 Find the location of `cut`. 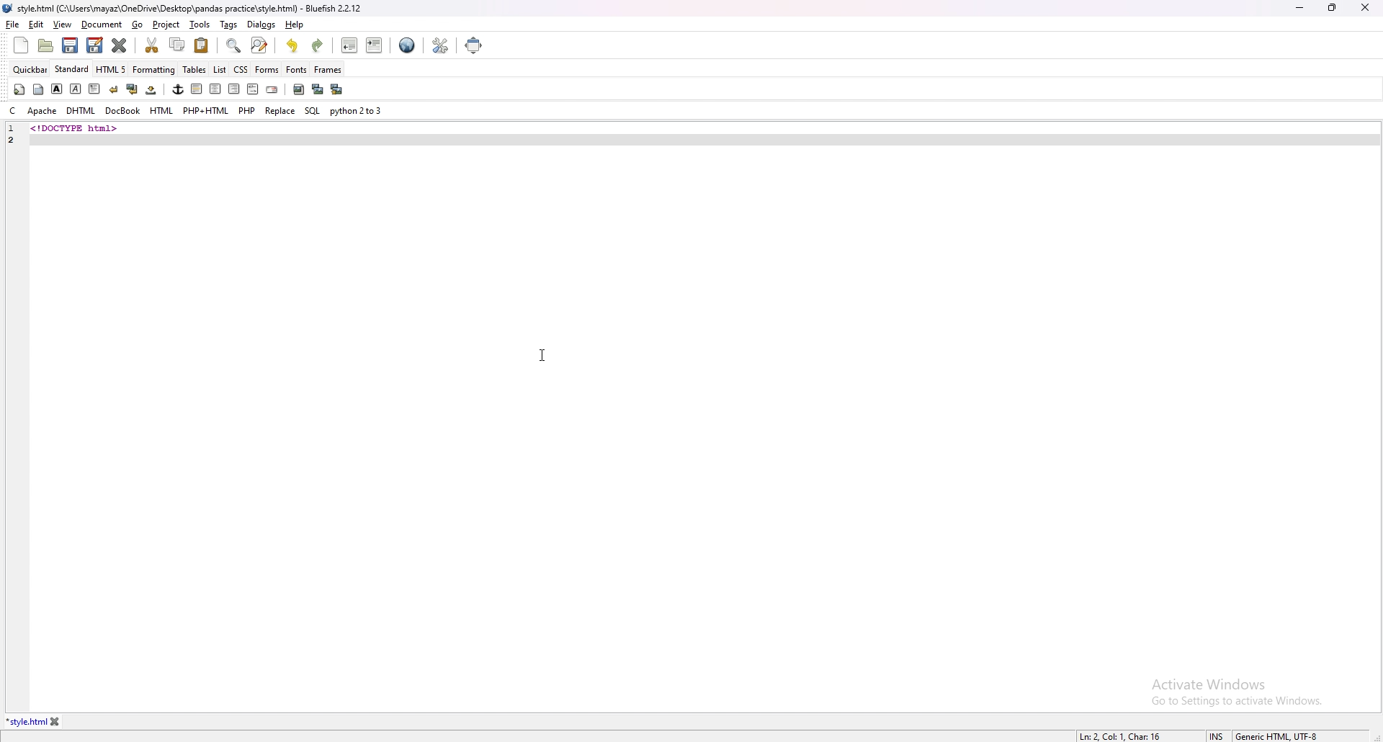

cut is located at coordinates (153, 45).